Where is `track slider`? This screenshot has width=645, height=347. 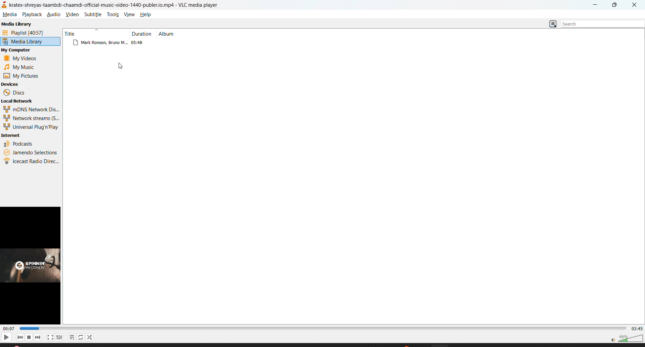
track slider is located at coordinates (324, 329).